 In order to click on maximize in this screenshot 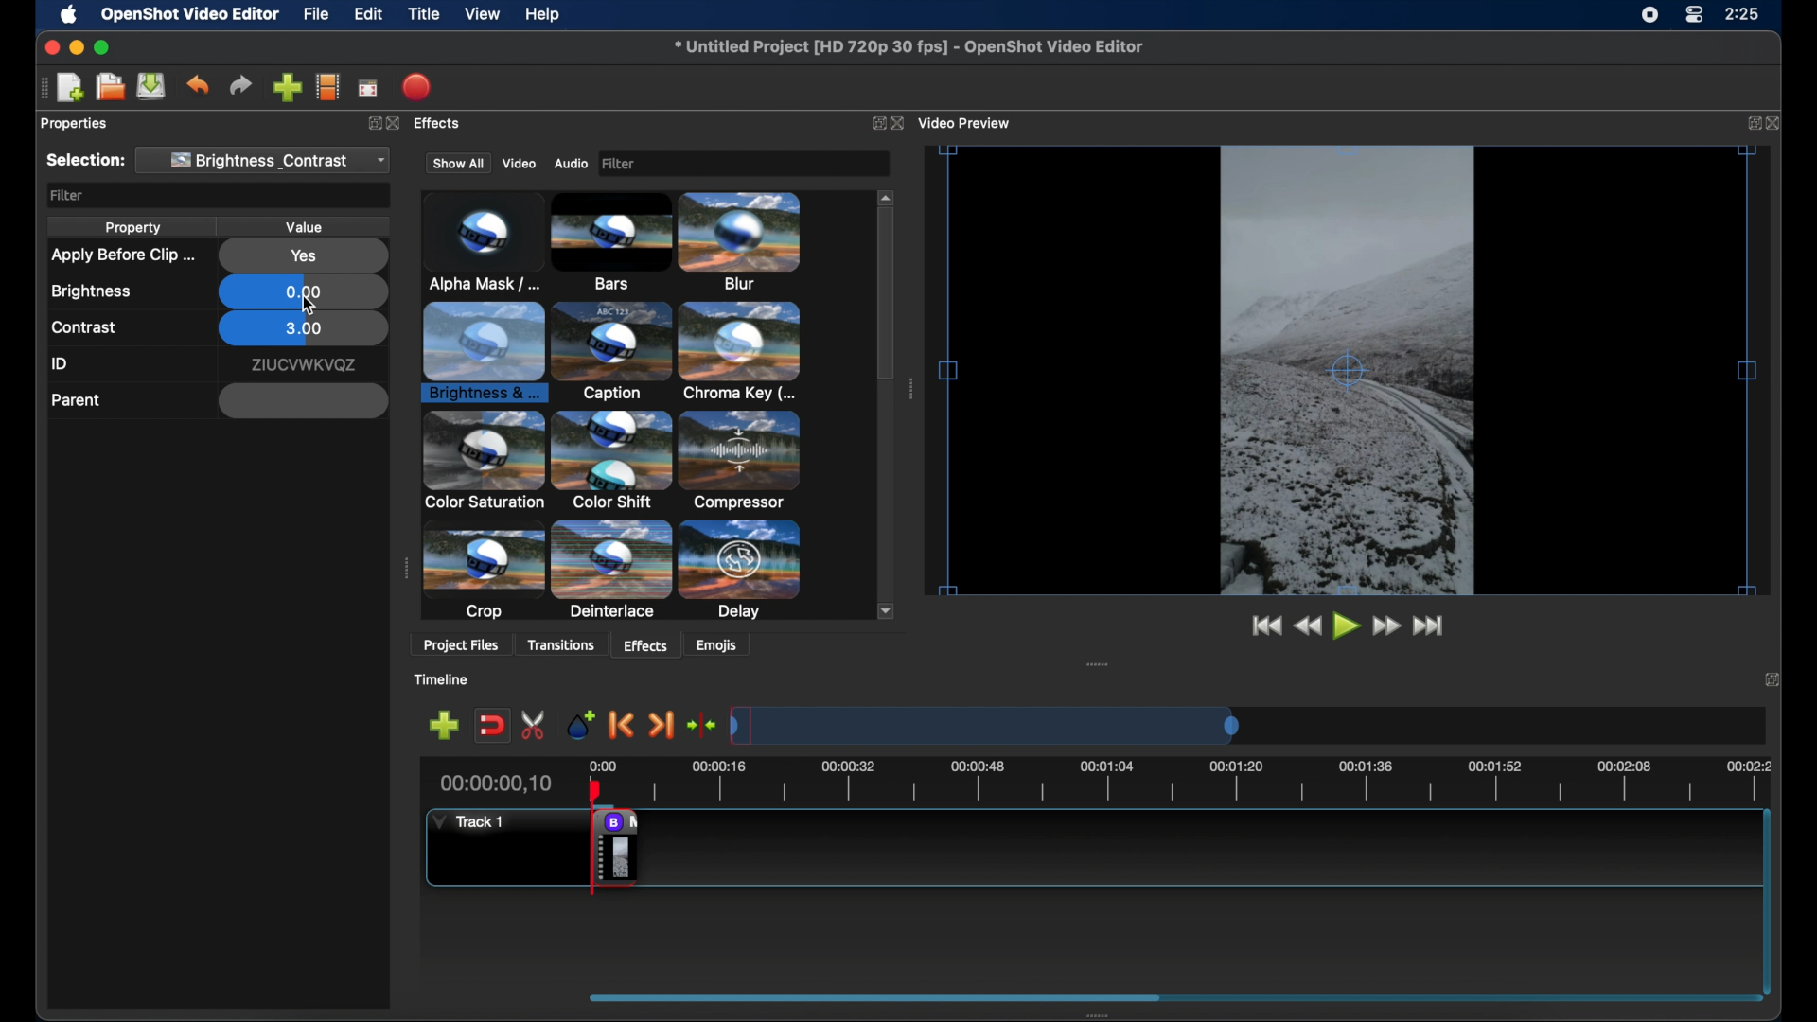, I will do `click(104, 47)`.